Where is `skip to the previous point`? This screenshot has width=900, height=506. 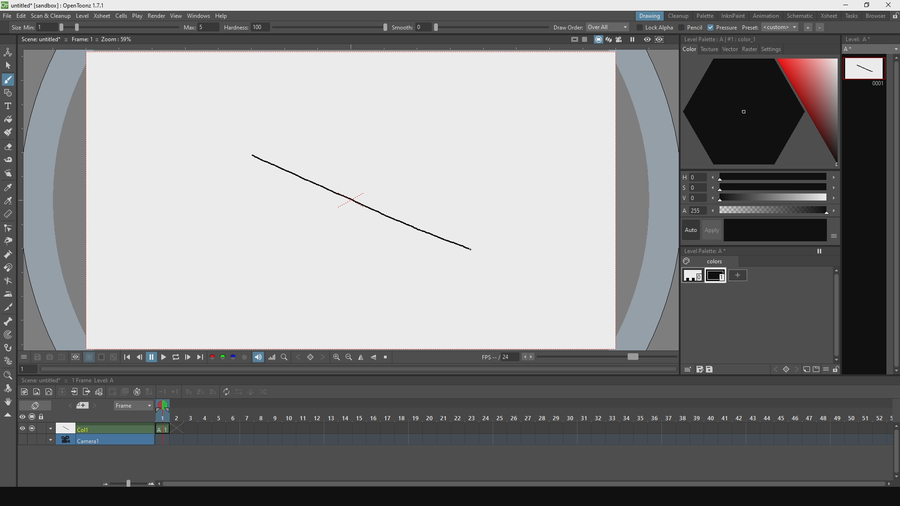 skip to the previous point is located at coordinates (126, 358).